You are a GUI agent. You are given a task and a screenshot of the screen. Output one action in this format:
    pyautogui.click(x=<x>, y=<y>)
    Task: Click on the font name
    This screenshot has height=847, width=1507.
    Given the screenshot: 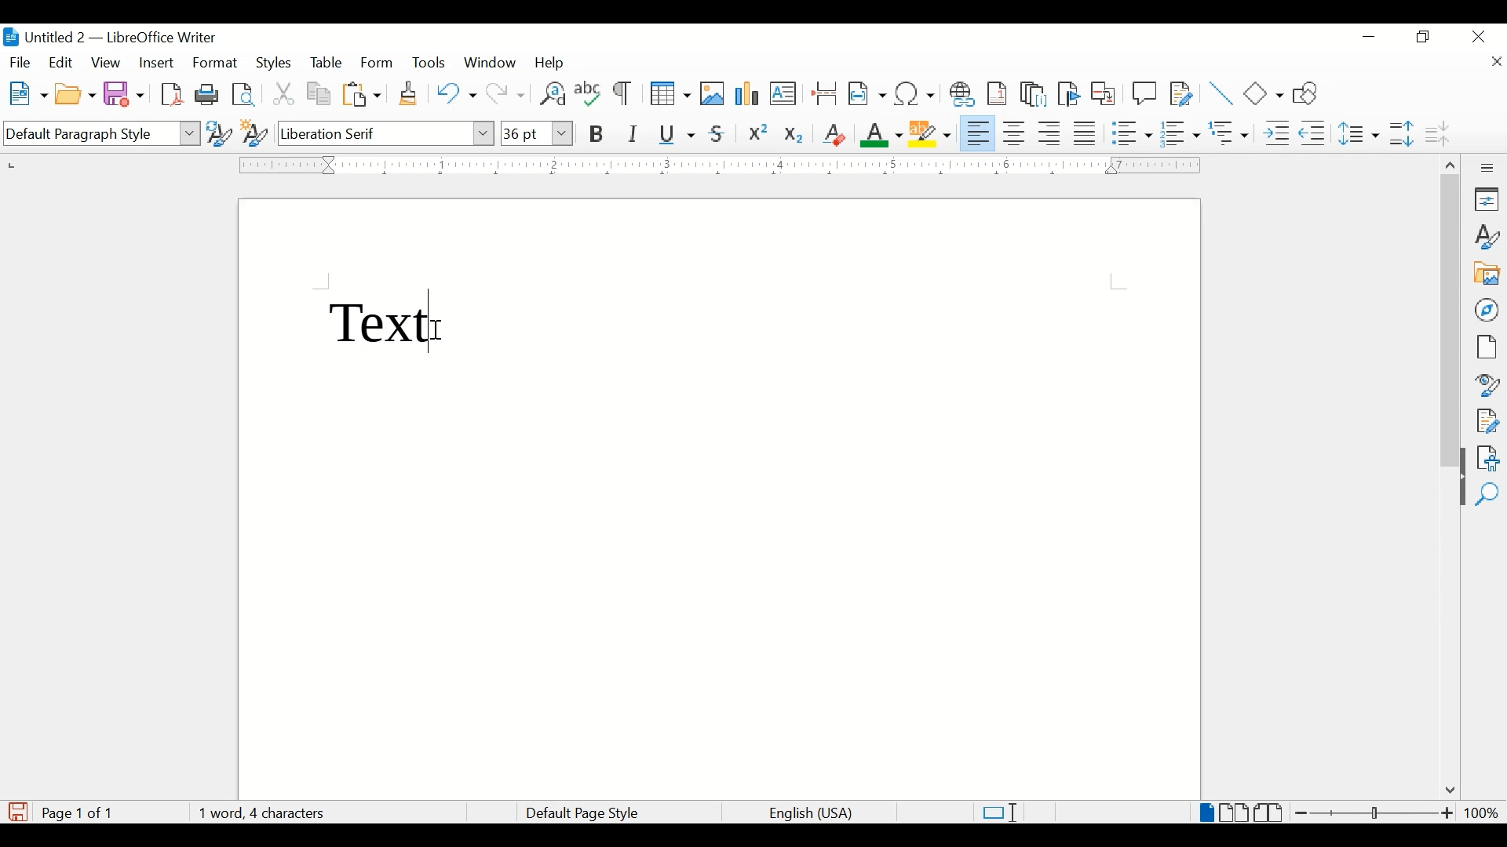 What is the action you would take?
    pyautogui.click(x=387, y=133)
    